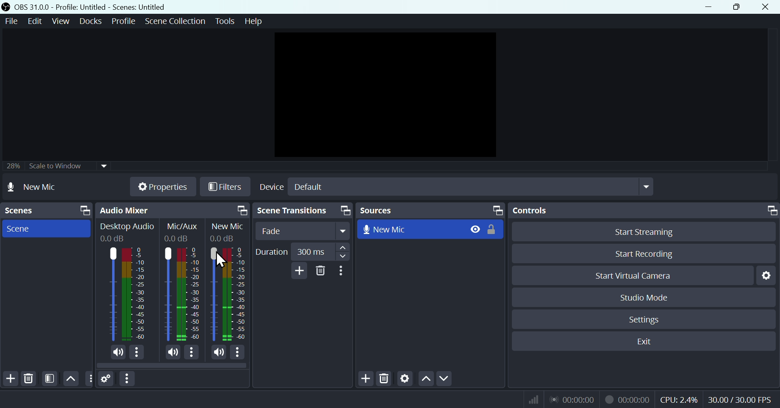 The width and height of the screenshot is (780, 408). I want to click on Cursor, so click(222, 260).